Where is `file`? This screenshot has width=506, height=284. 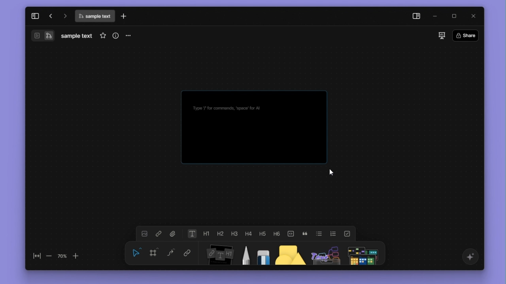 file is located at coordinates (173, 234).